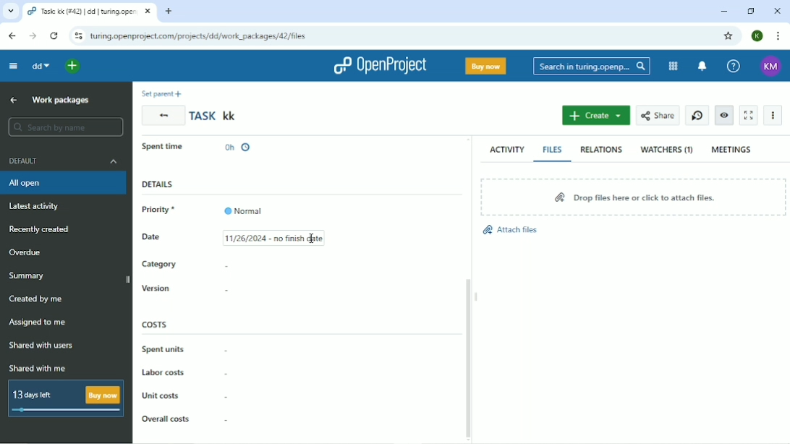 Image resolution: width=790 pixels, height=444 pixels. What do you see at coordinates (155, 288) in the screenshot?
I see `Version` at bounding box center [155, 288].